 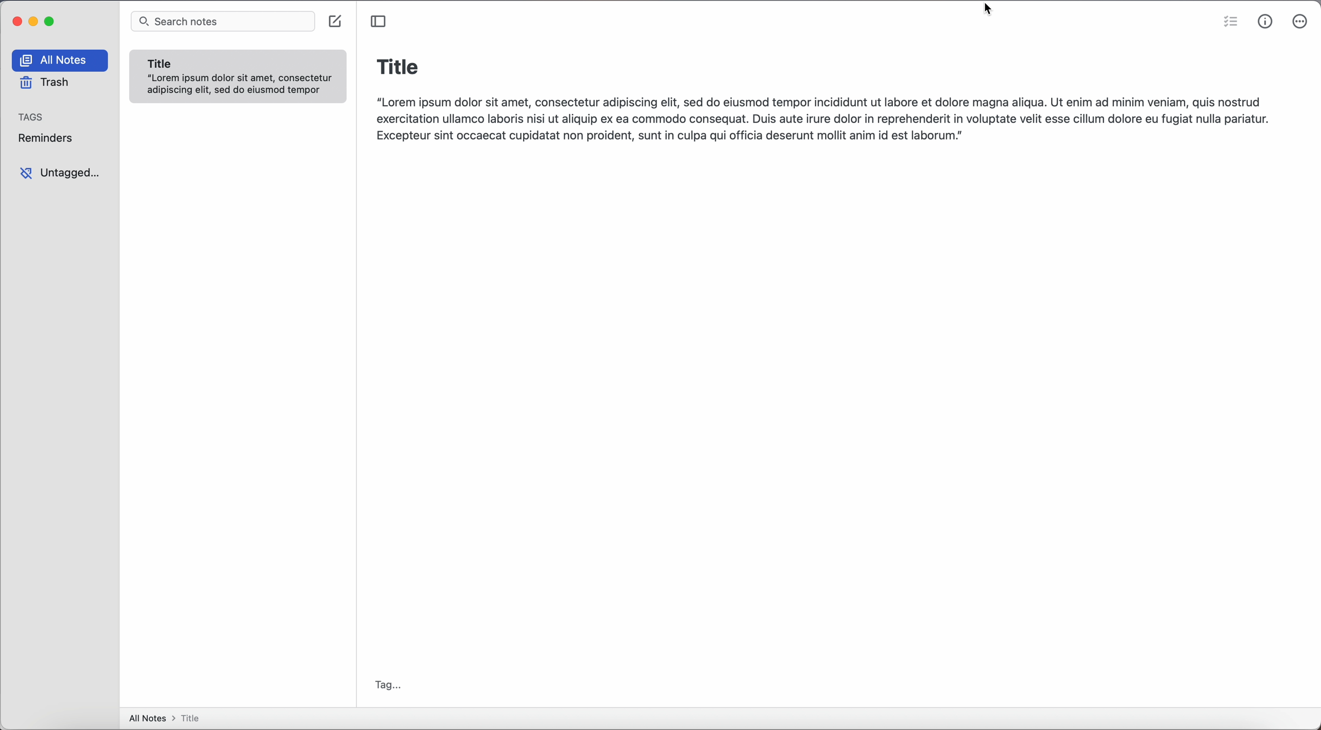 What do you see at coordinates (398, 65) in the screenshot?
I see `title` at bounding box center [398, 65].